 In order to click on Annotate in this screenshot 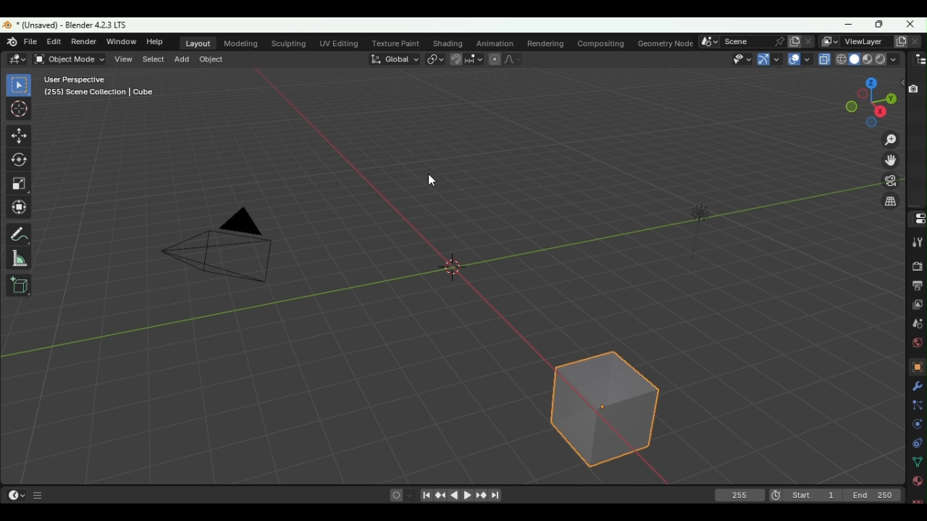, I will do `click(22, 234)`.